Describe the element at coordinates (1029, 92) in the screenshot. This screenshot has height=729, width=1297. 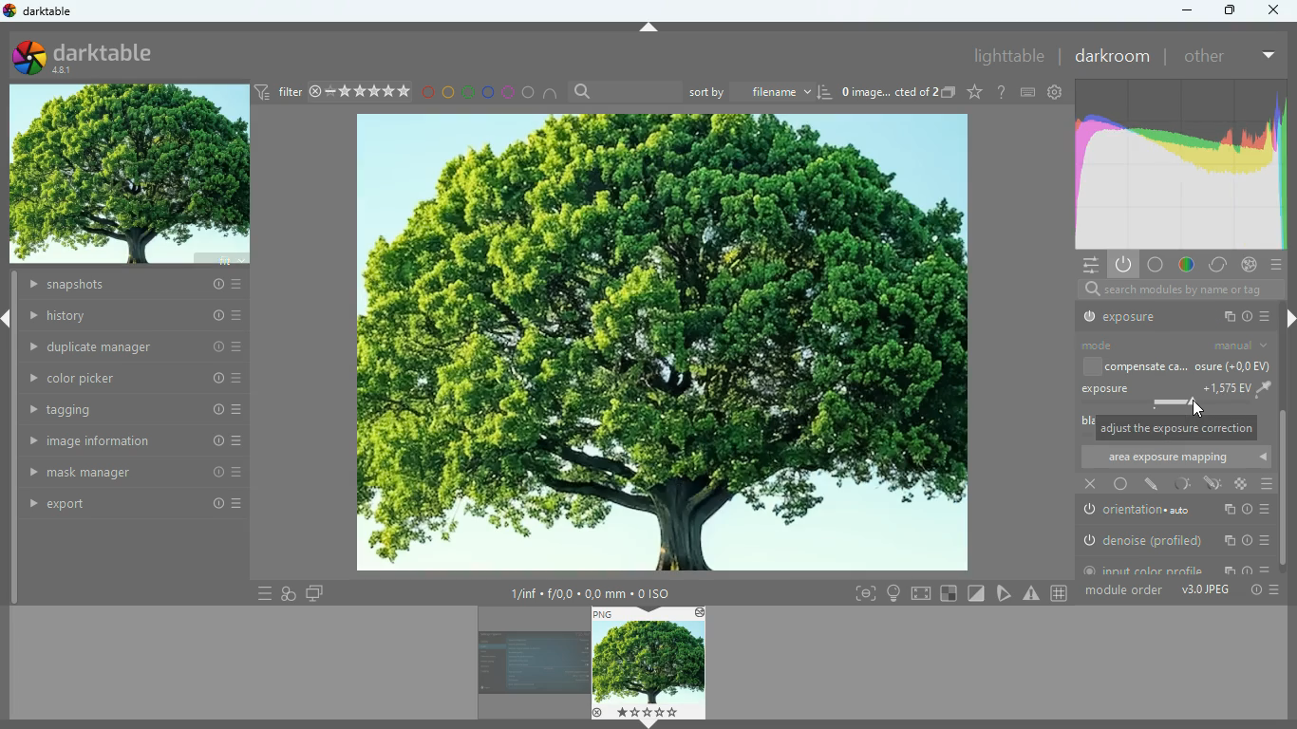
I see `keyboard` at that location.